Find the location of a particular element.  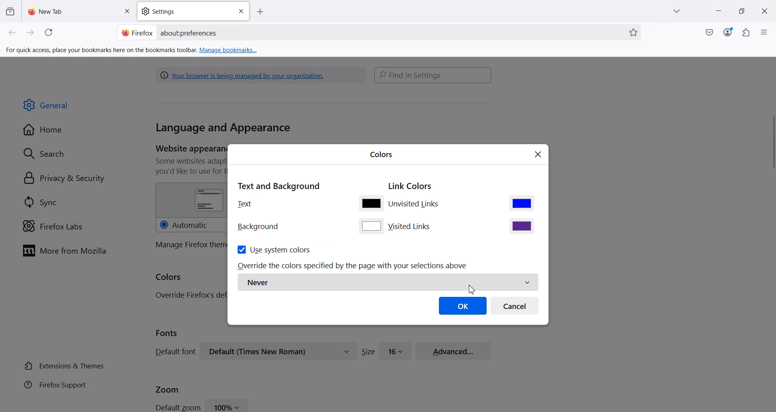

Unvisited Links is located at coordinates (415, 205).